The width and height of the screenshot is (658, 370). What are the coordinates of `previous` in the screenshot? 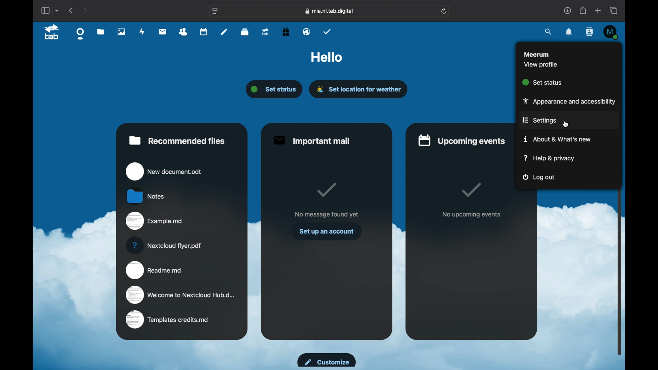 It's located at (71, 10).